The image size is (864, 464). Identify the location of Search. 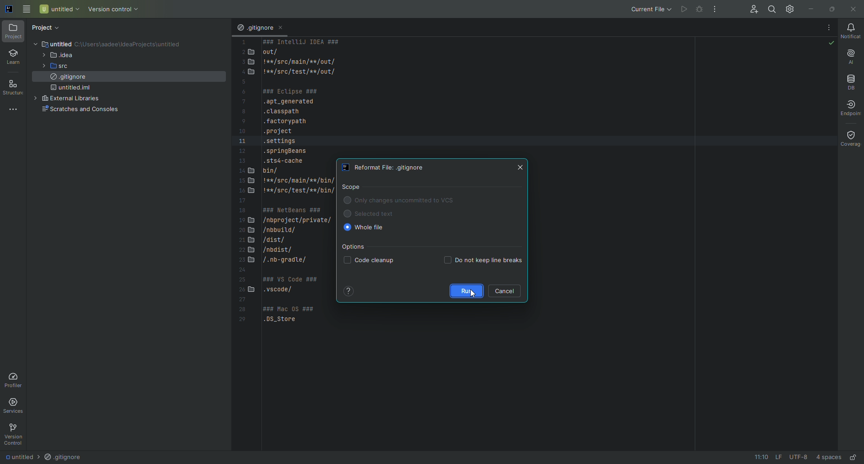
(769, 9).